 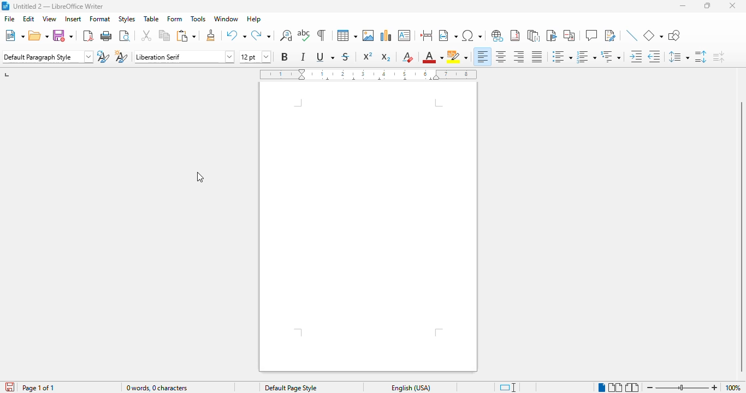 What do you see at coordinates (683, 5) in the screenshot?
I see `minimize` at bounding box center [683, 5].